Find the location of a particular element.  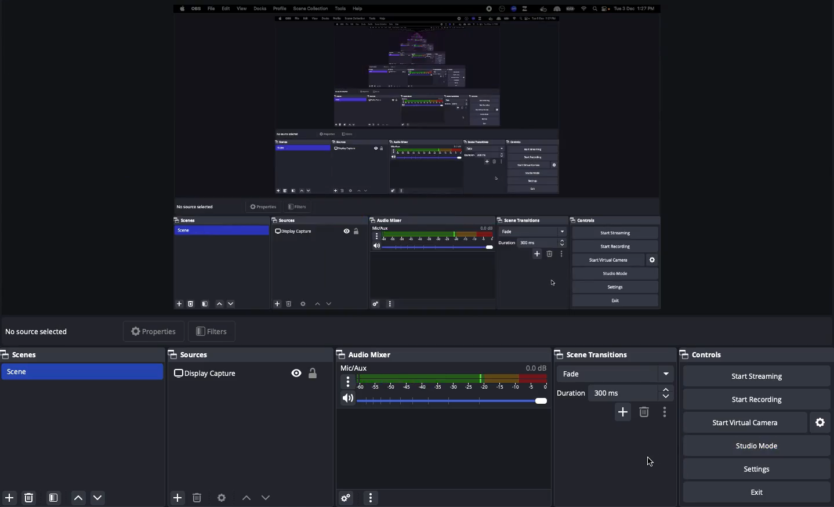

Scene transitions is located at coordinates (612, 354).